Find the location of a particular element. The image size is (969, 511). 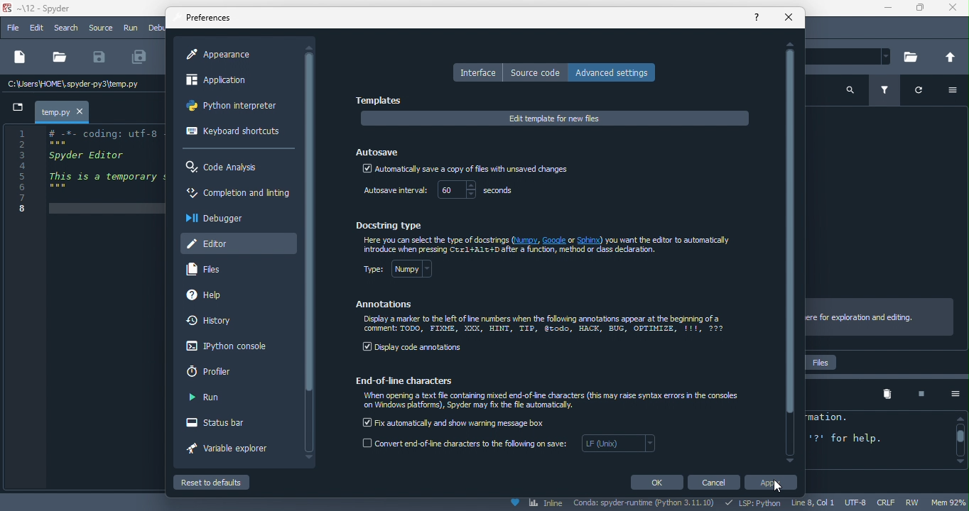

run is located at coordinates (131, 29).